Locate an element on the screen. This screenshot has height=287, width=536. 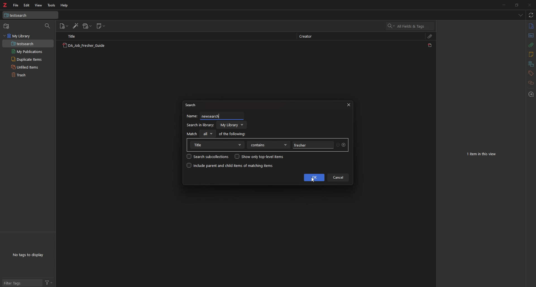
sync with zotero.org is located at coordinates (531, 15).